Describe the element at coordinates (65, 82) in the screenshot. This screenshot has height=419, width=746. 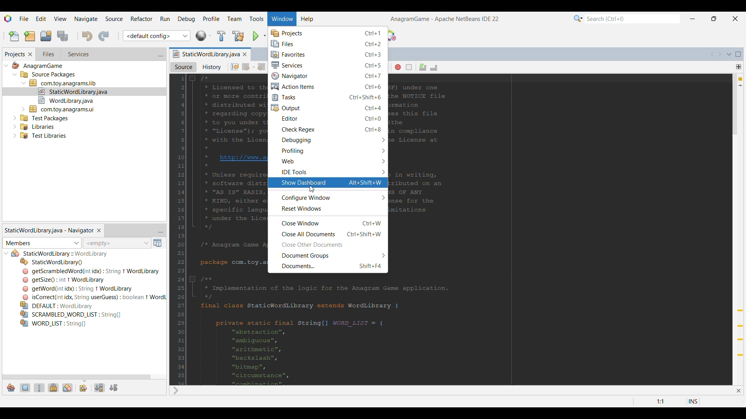
I see `` at that location.